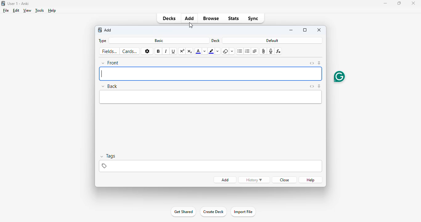 This screenshot has width=421, height=222. I want to click on deck, so click(216, 40).